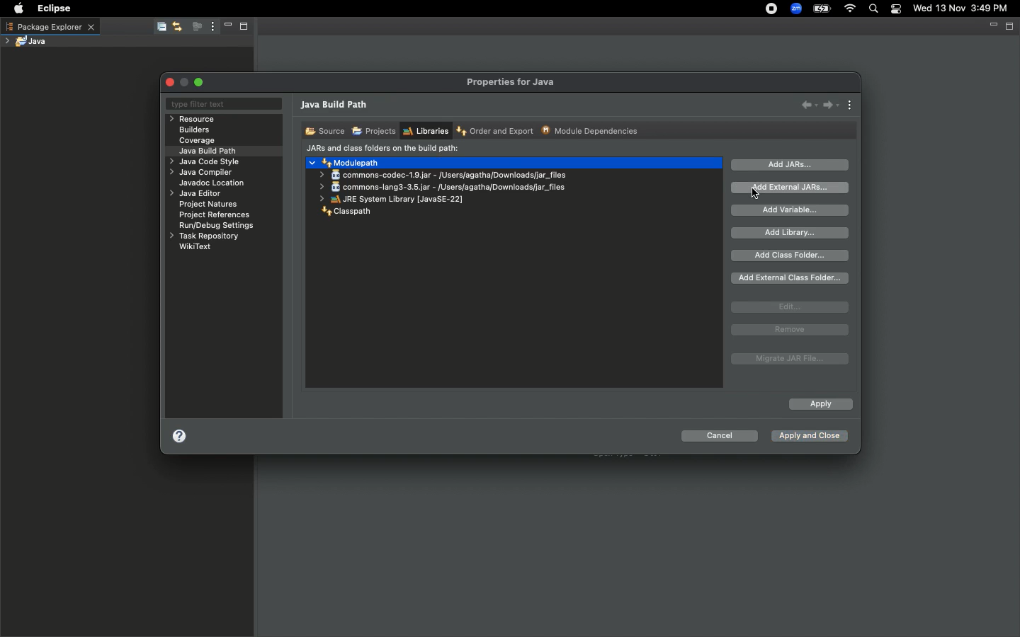 Image resolution: width=1020 pixels, height=637 pixels. What do you see at coordinates (831, 105) in the screenshot?
I see `Forward` at bounding box center [831, 105].